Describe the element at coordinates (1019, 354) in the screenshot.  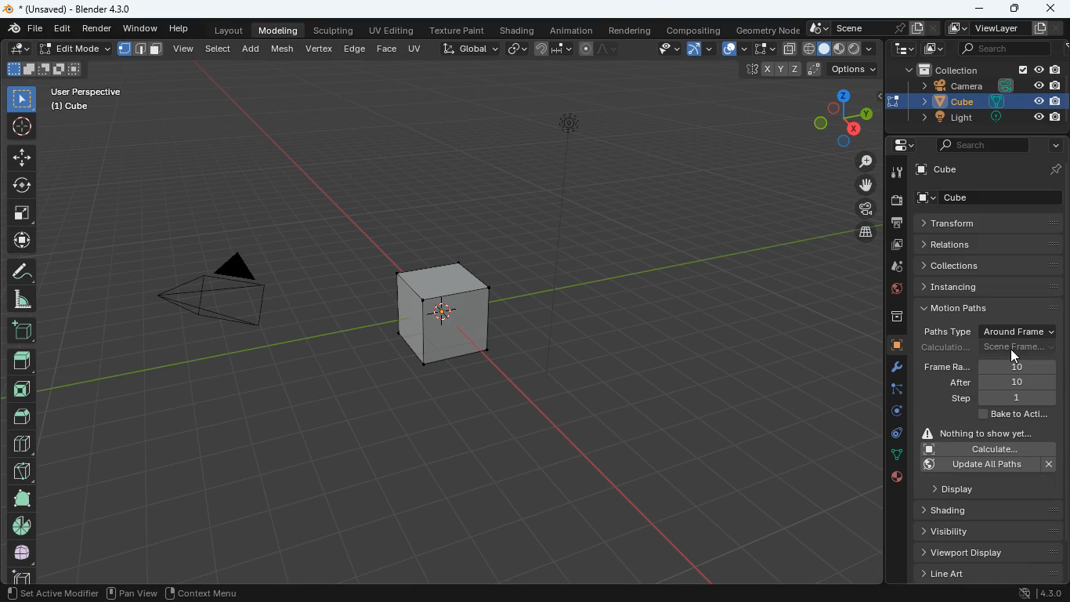
I see `cursor` at that location.